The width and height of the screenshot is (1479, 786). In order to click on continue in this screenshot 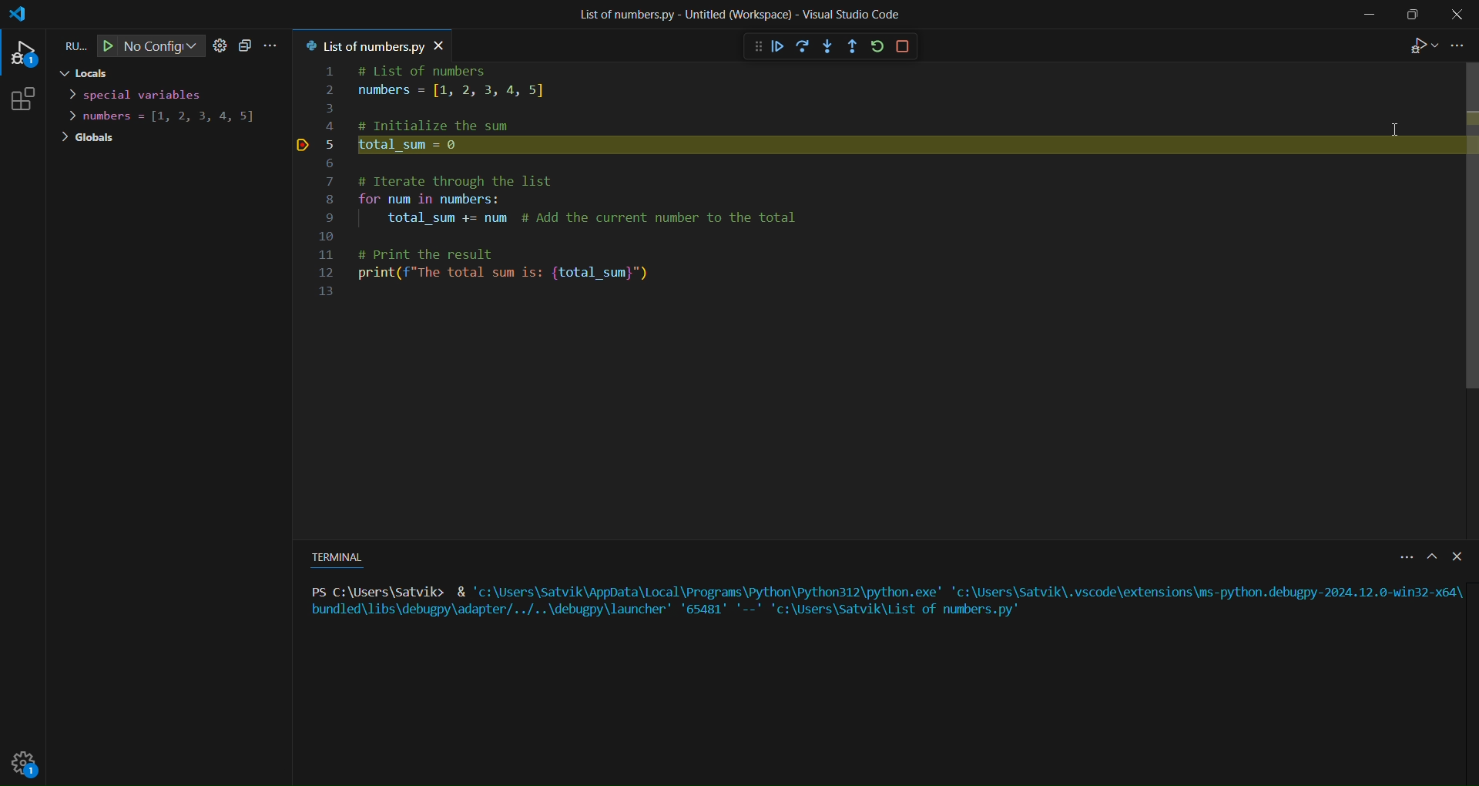, I will do `click(776, 46)`.